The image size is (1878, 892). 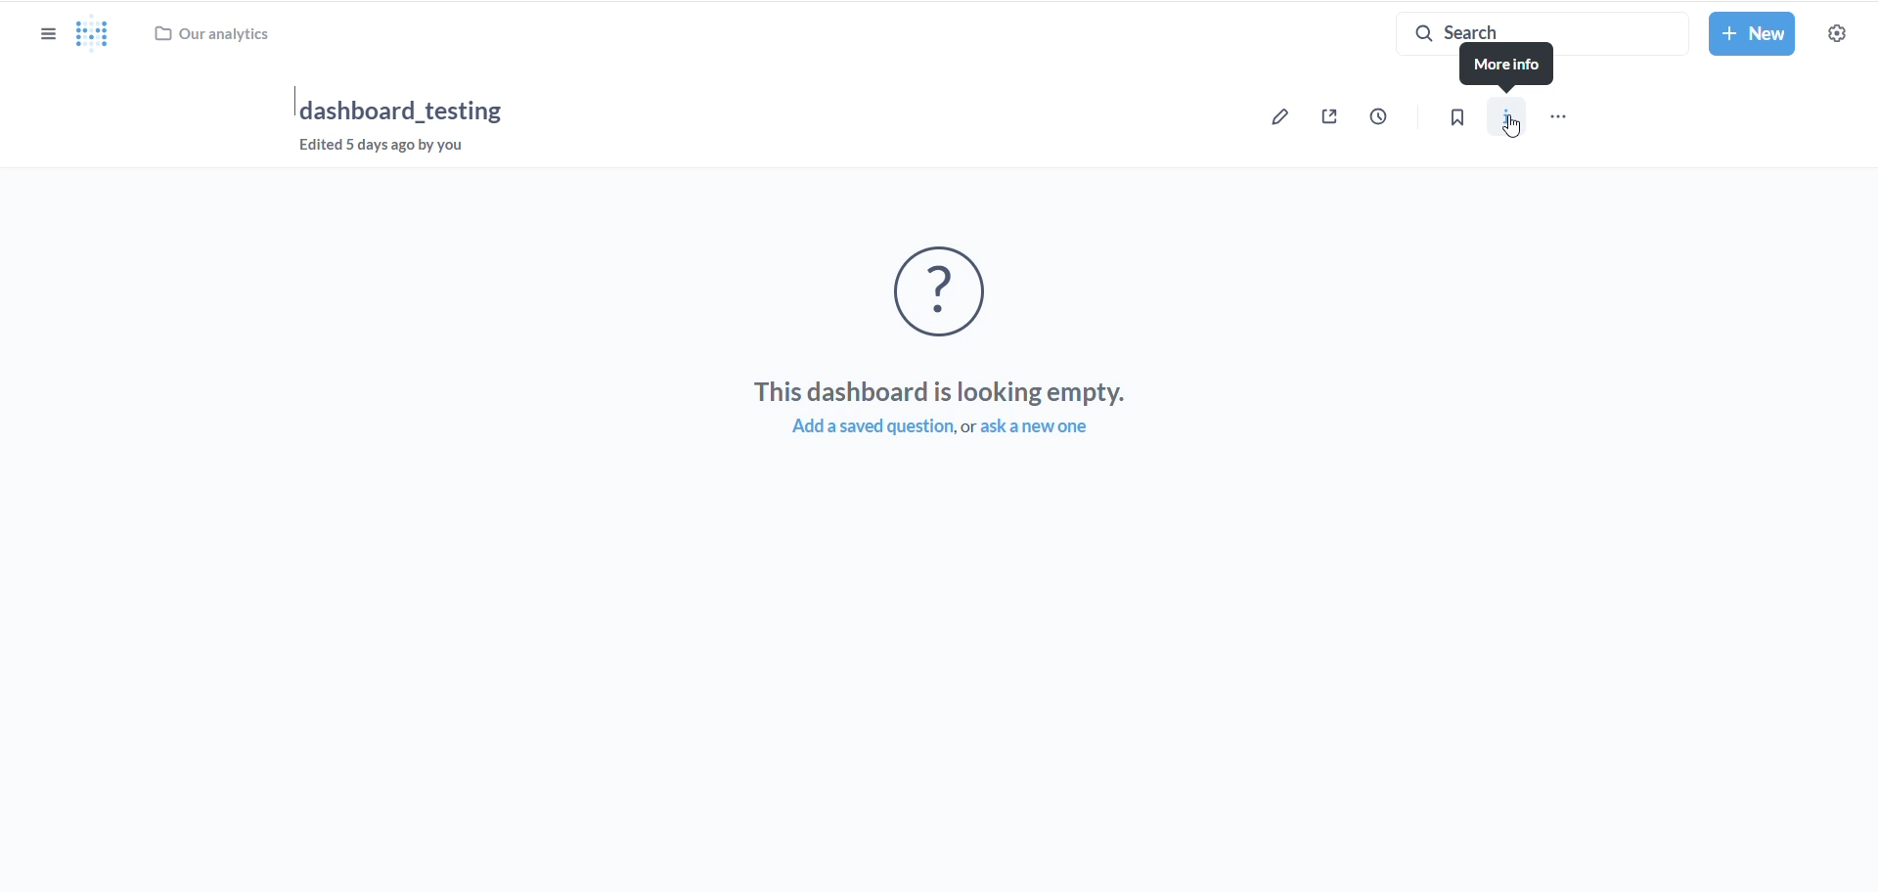 What do you see at coordinates (1530, 25) in the screenshot?
I see `search bar` at bounding box center [1530, 25].